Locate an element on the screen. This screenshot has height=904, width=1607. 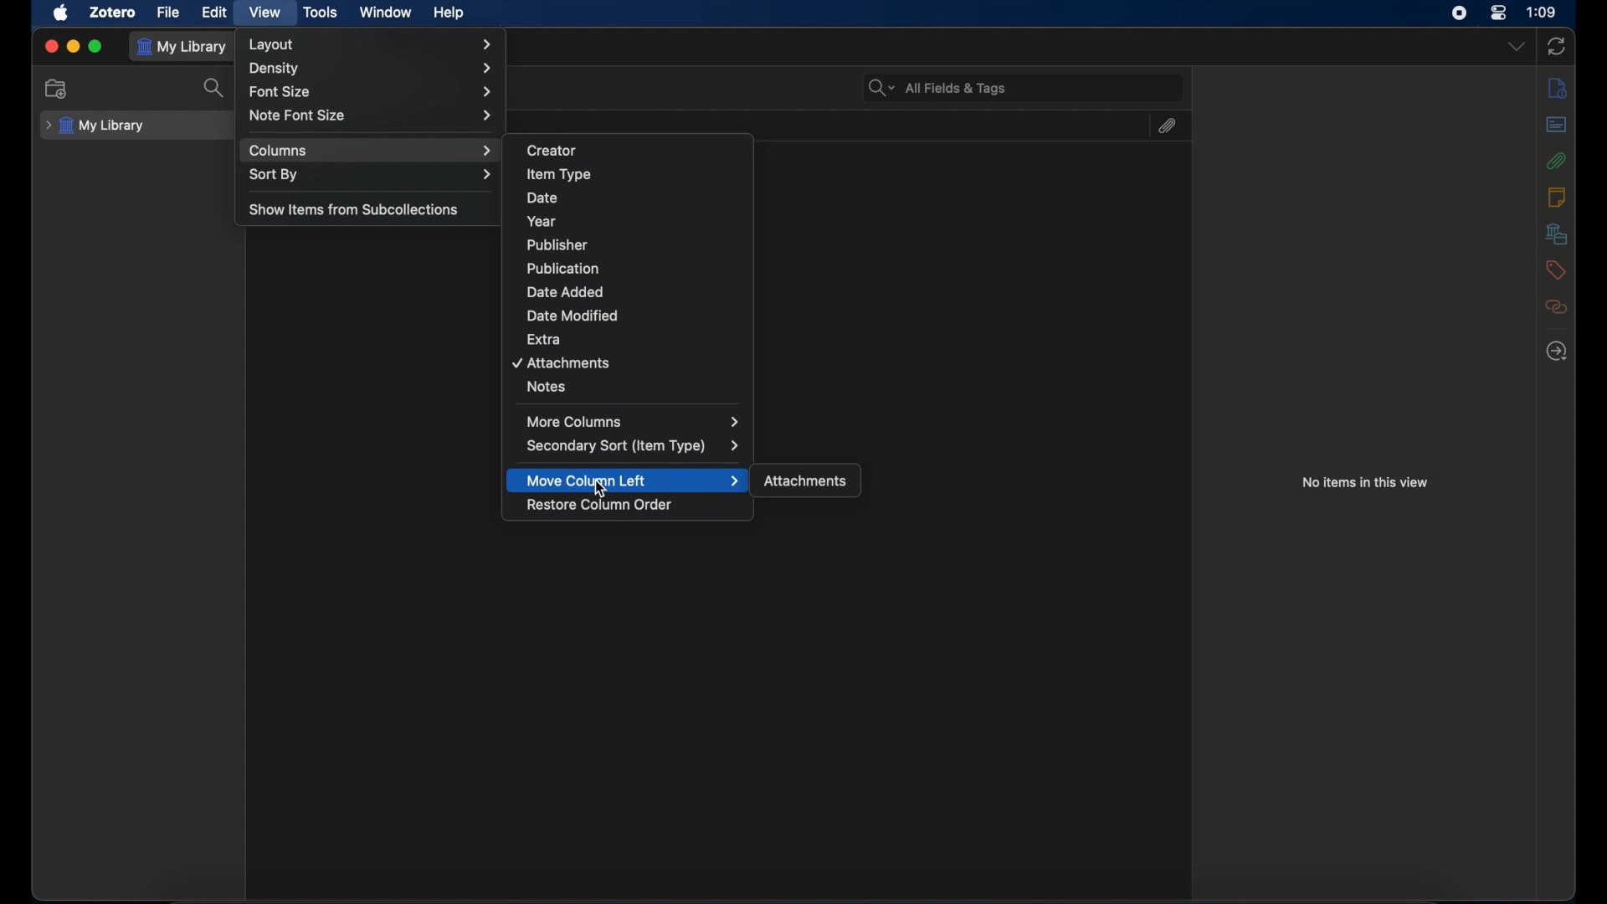
help is located at coordinates (448, 13).